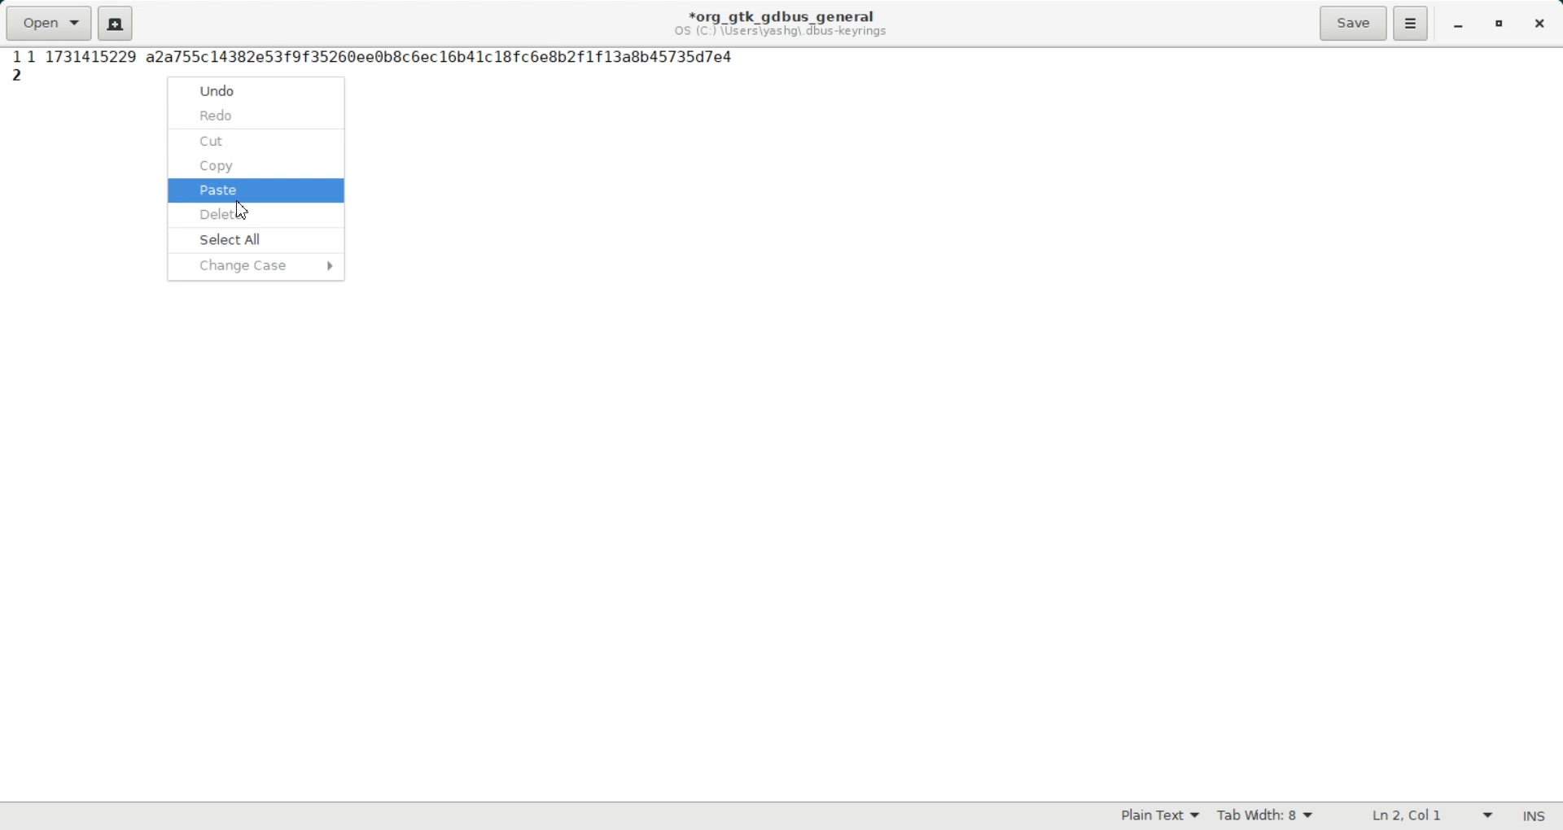 The image size is (1563, 830). Describe the element at coordinates (1160, 817) in the screenshot. I see `Plain Text` at that location.